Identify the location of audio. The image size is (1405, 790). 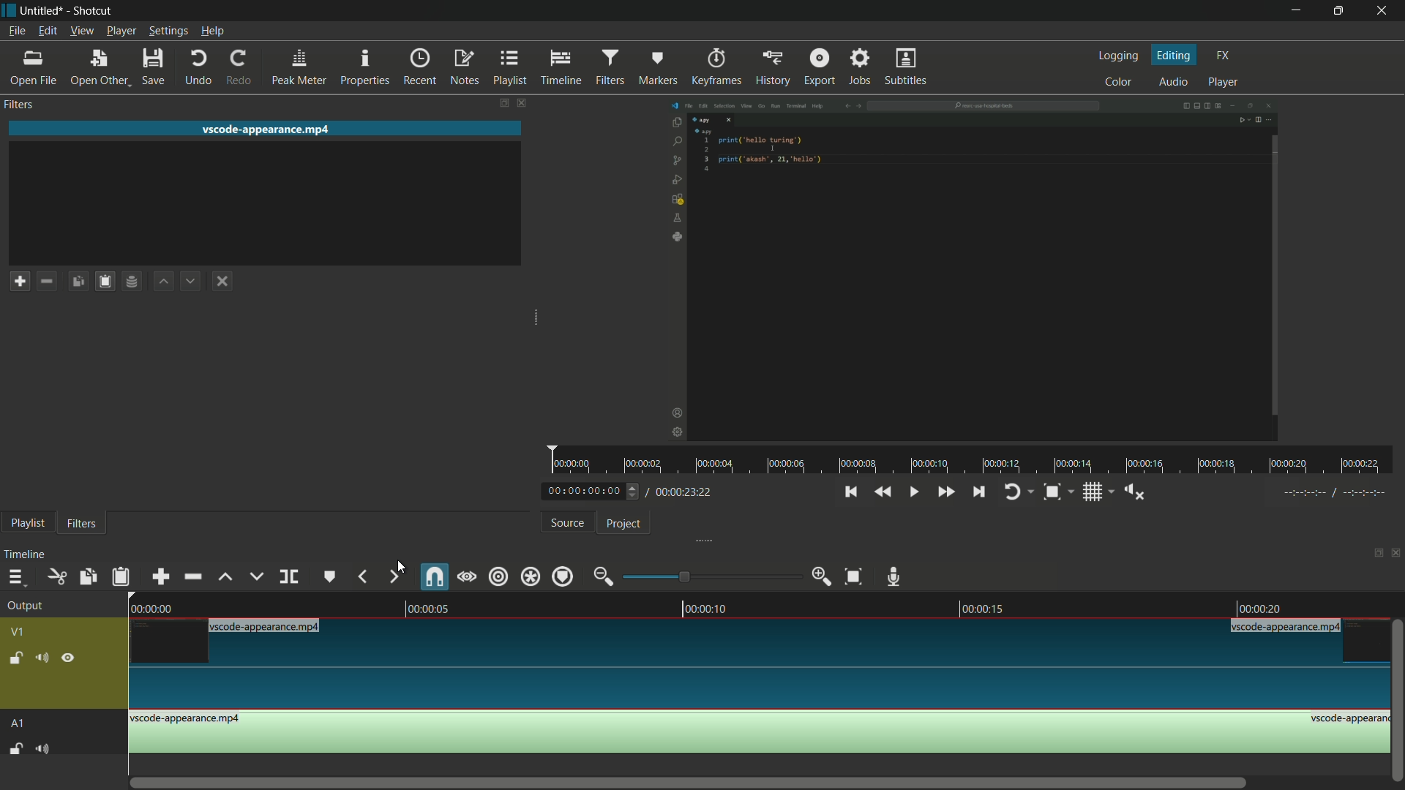
(1173, 81).